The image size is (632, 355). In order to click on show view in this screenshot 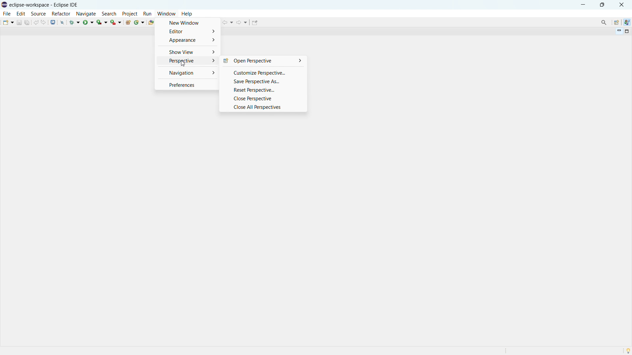, I will do `click(188, 52)`.